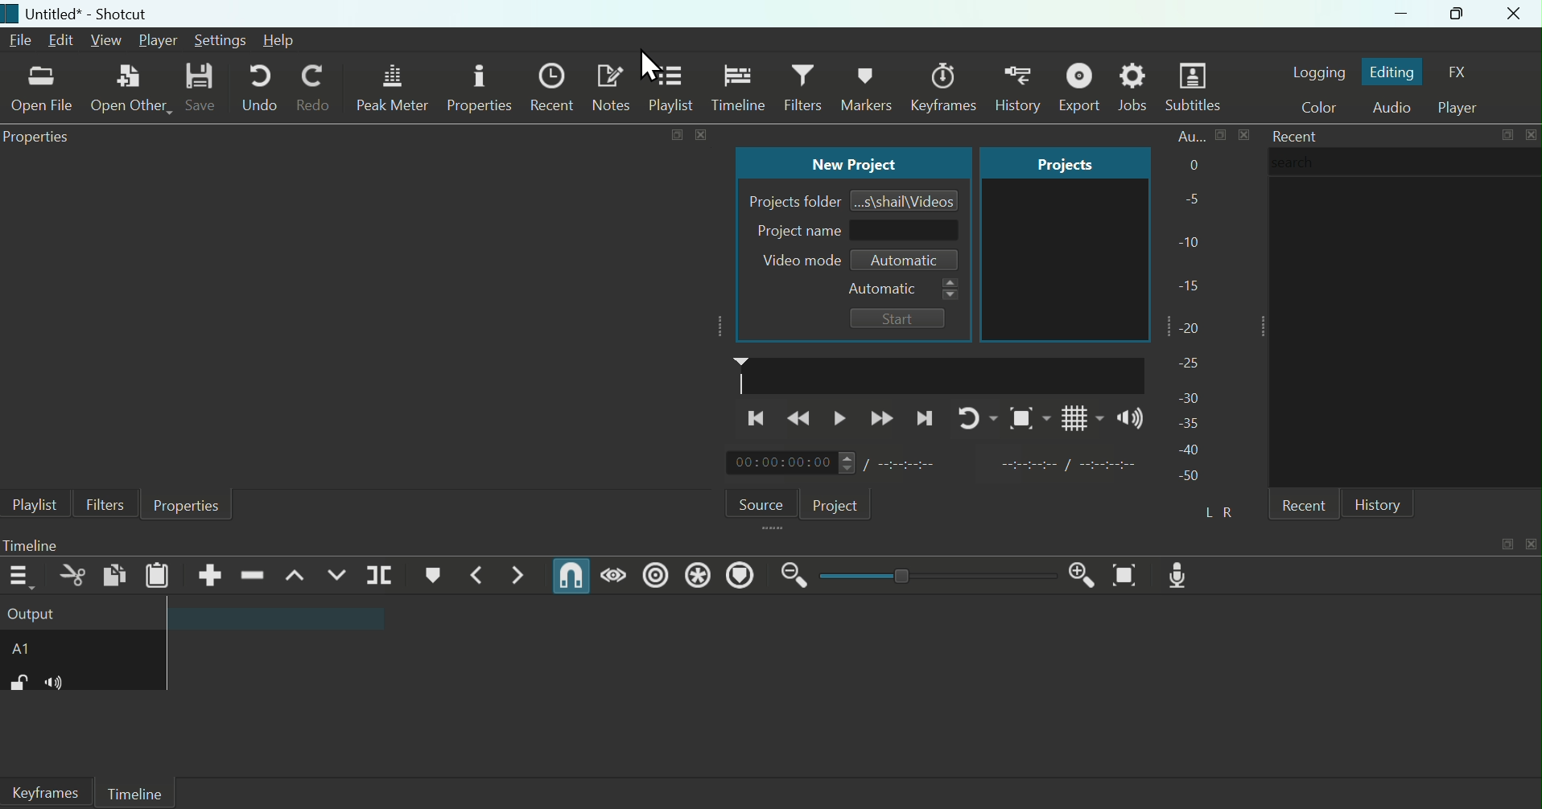  Describe the element at coordinates (1515, 14) in the screenshot. I see `Close` at that location.